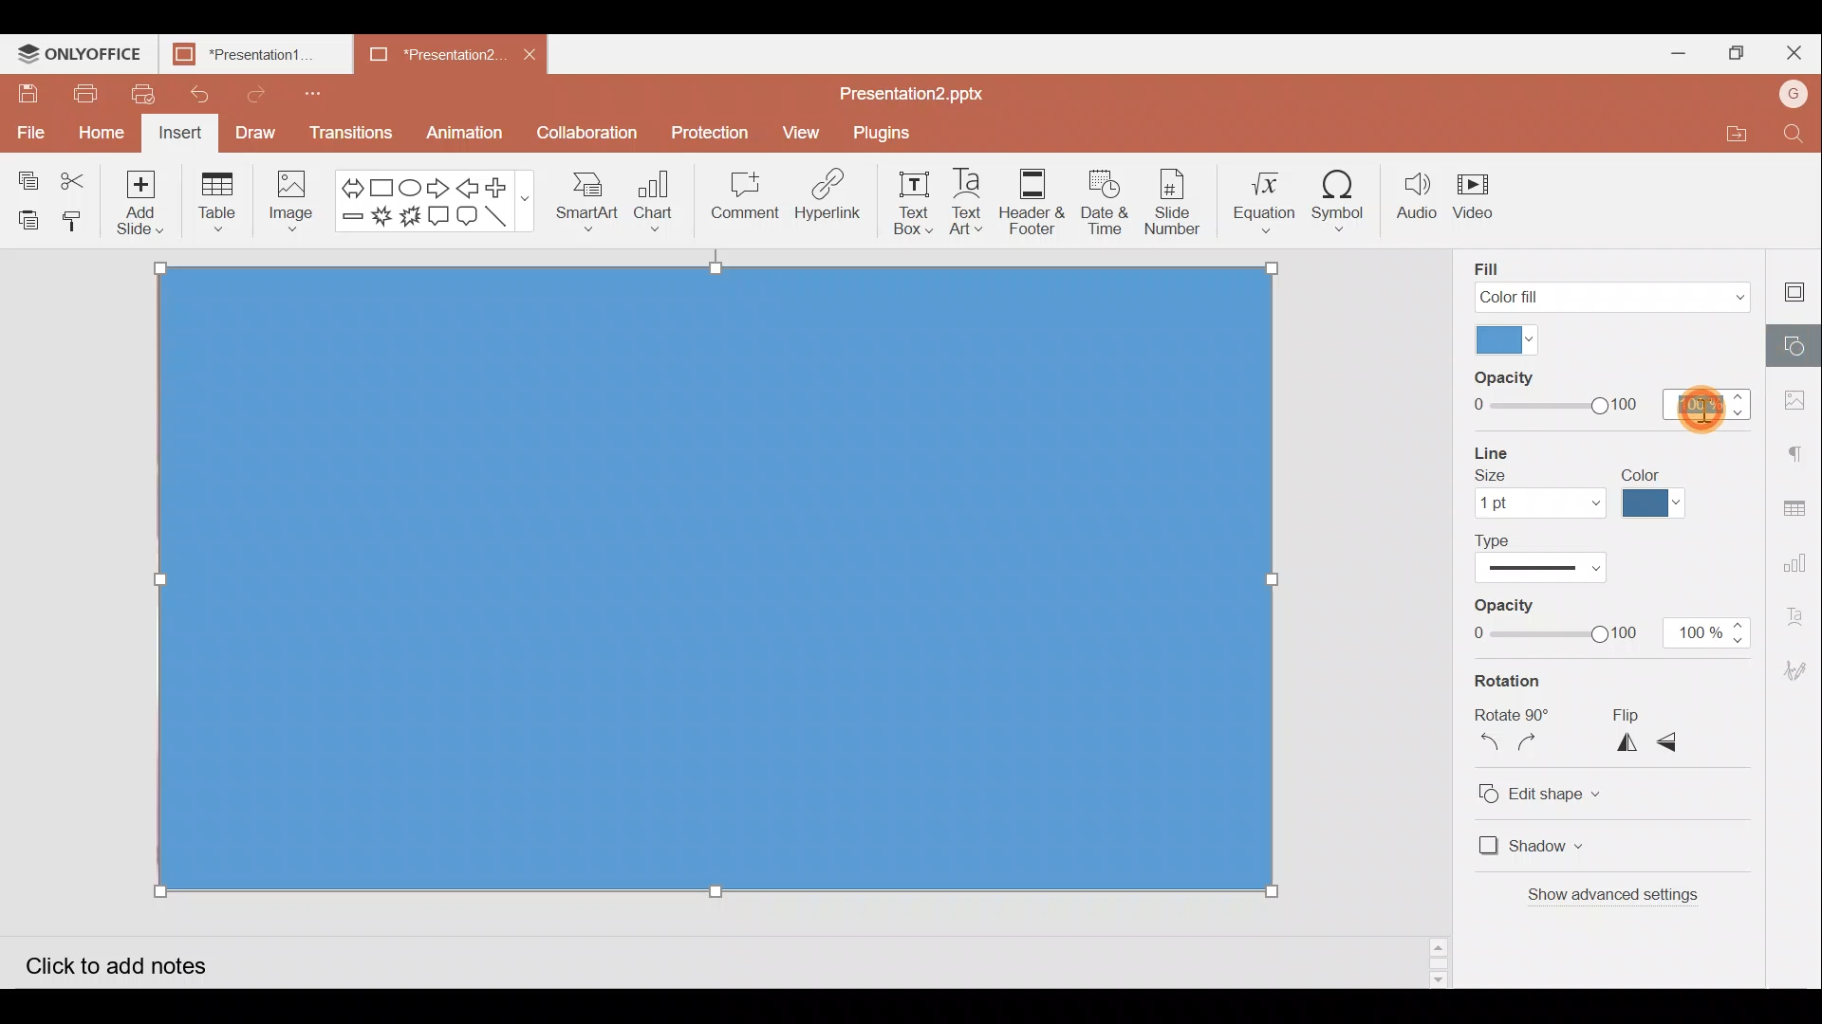  Describe the element at coordinates (503, 188) in the screenshot. I see `Plus` at that location.